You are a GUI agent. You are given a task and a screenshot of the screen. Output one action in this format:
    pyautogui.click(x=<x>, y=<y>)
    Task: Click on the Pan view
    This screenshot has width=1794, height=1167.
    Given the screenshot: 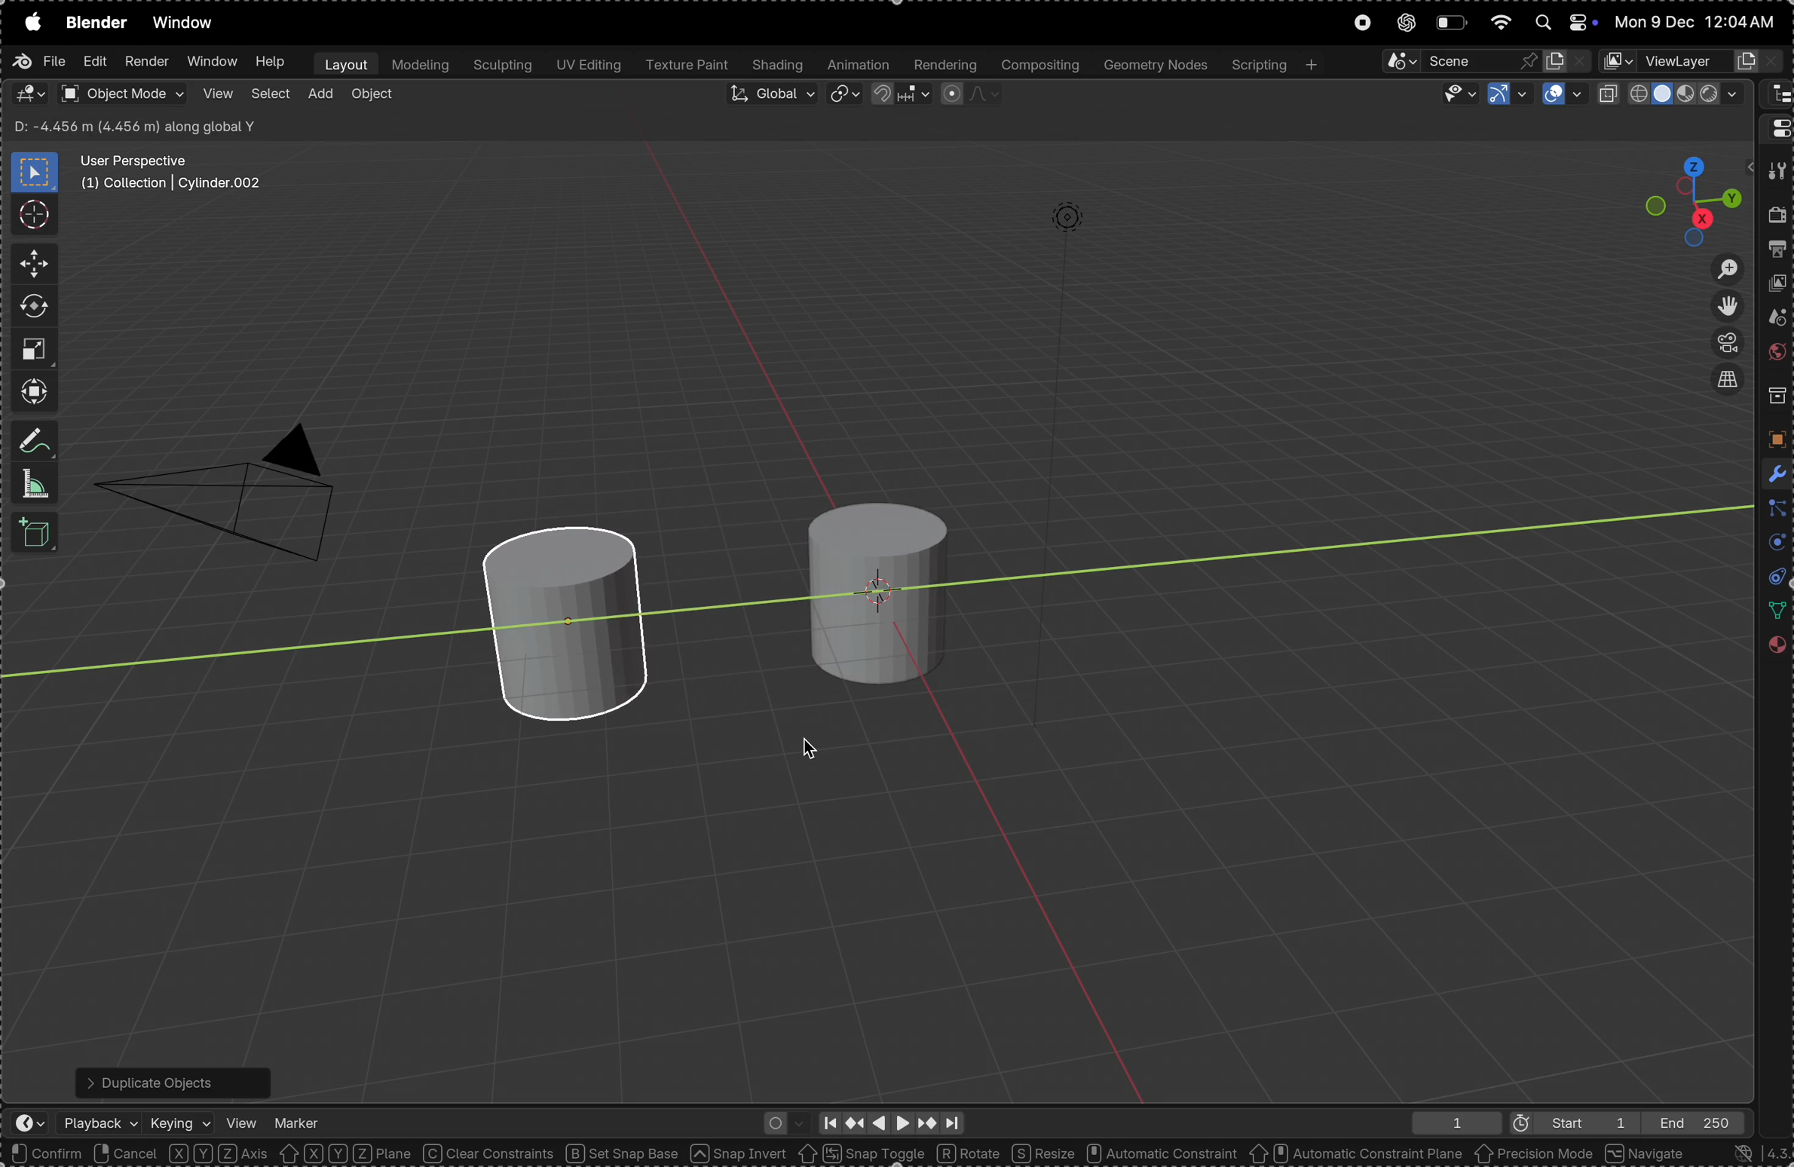 What is the action you would take?
    pyautogui.click(x=180, y=1153)
    